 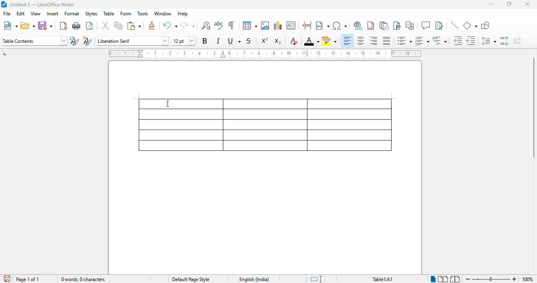 What do you see at coordinates (371, 26) in the screenshot?
I see `insert footnote` at bounding box center [371, 26].